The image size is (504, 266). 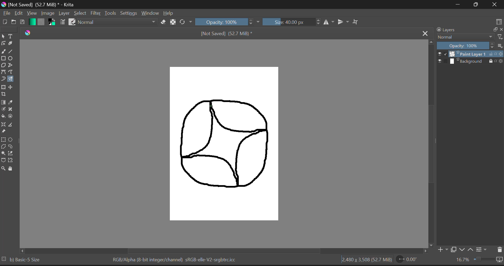 What do you see at coordinates (425, 33) in the screenshot?
I see `Close` at bounding box center [425, 33].